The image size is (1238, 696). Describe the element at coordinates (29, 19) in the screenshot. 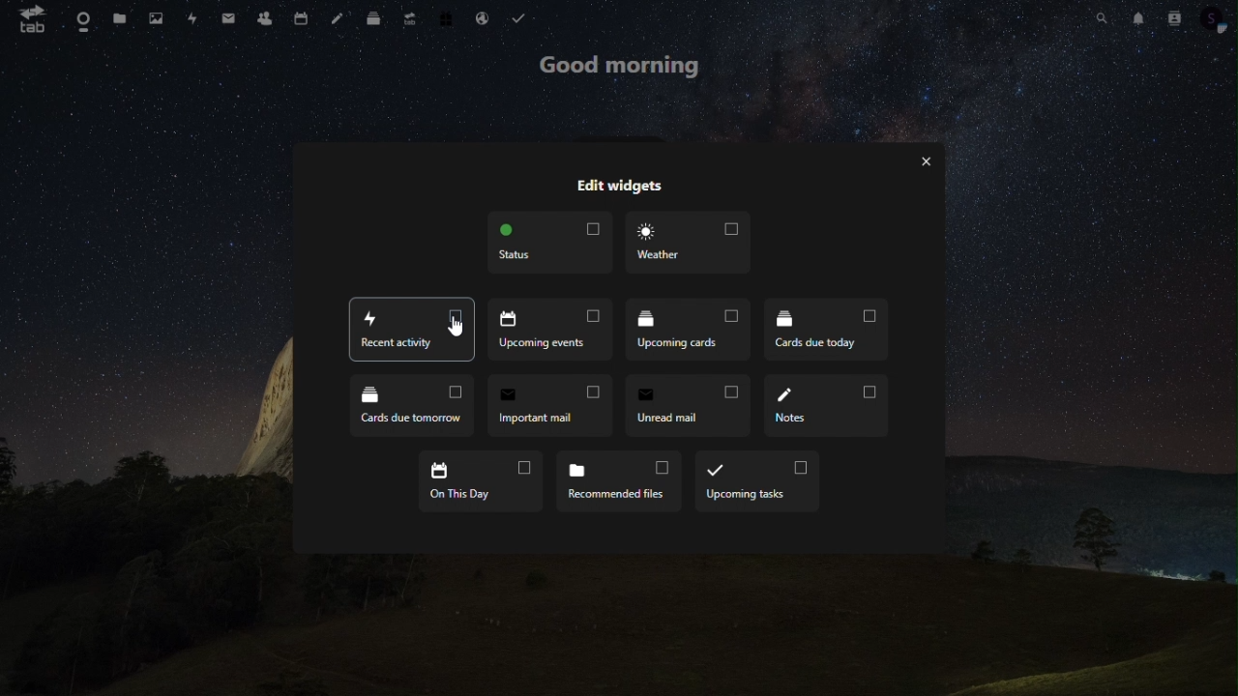

I see `tab` at that location.